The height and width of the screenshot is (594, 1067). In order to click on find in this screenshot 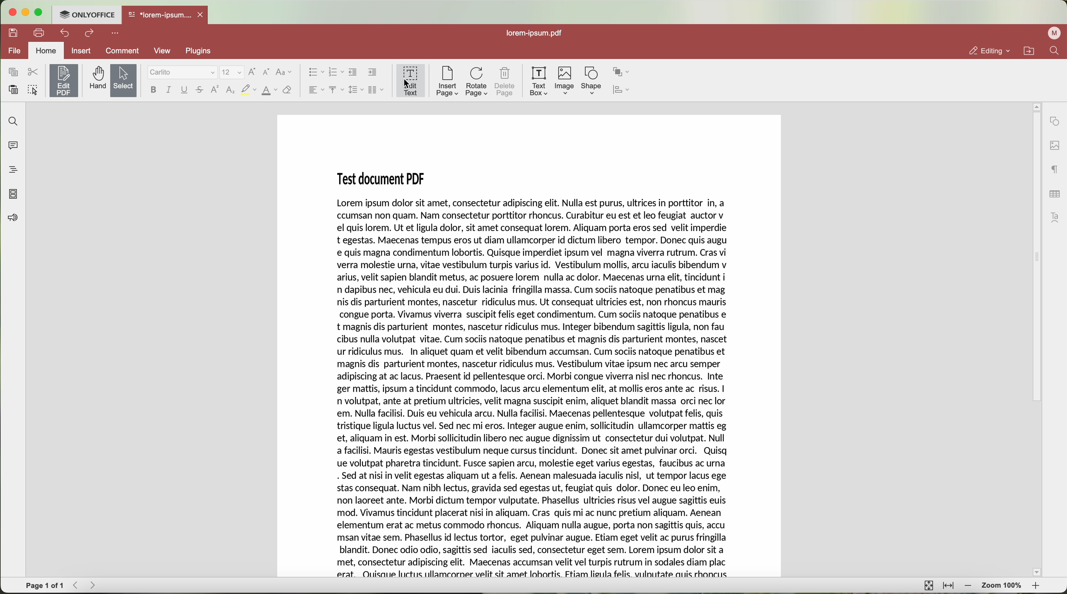, I will do `click(13, 122)`.